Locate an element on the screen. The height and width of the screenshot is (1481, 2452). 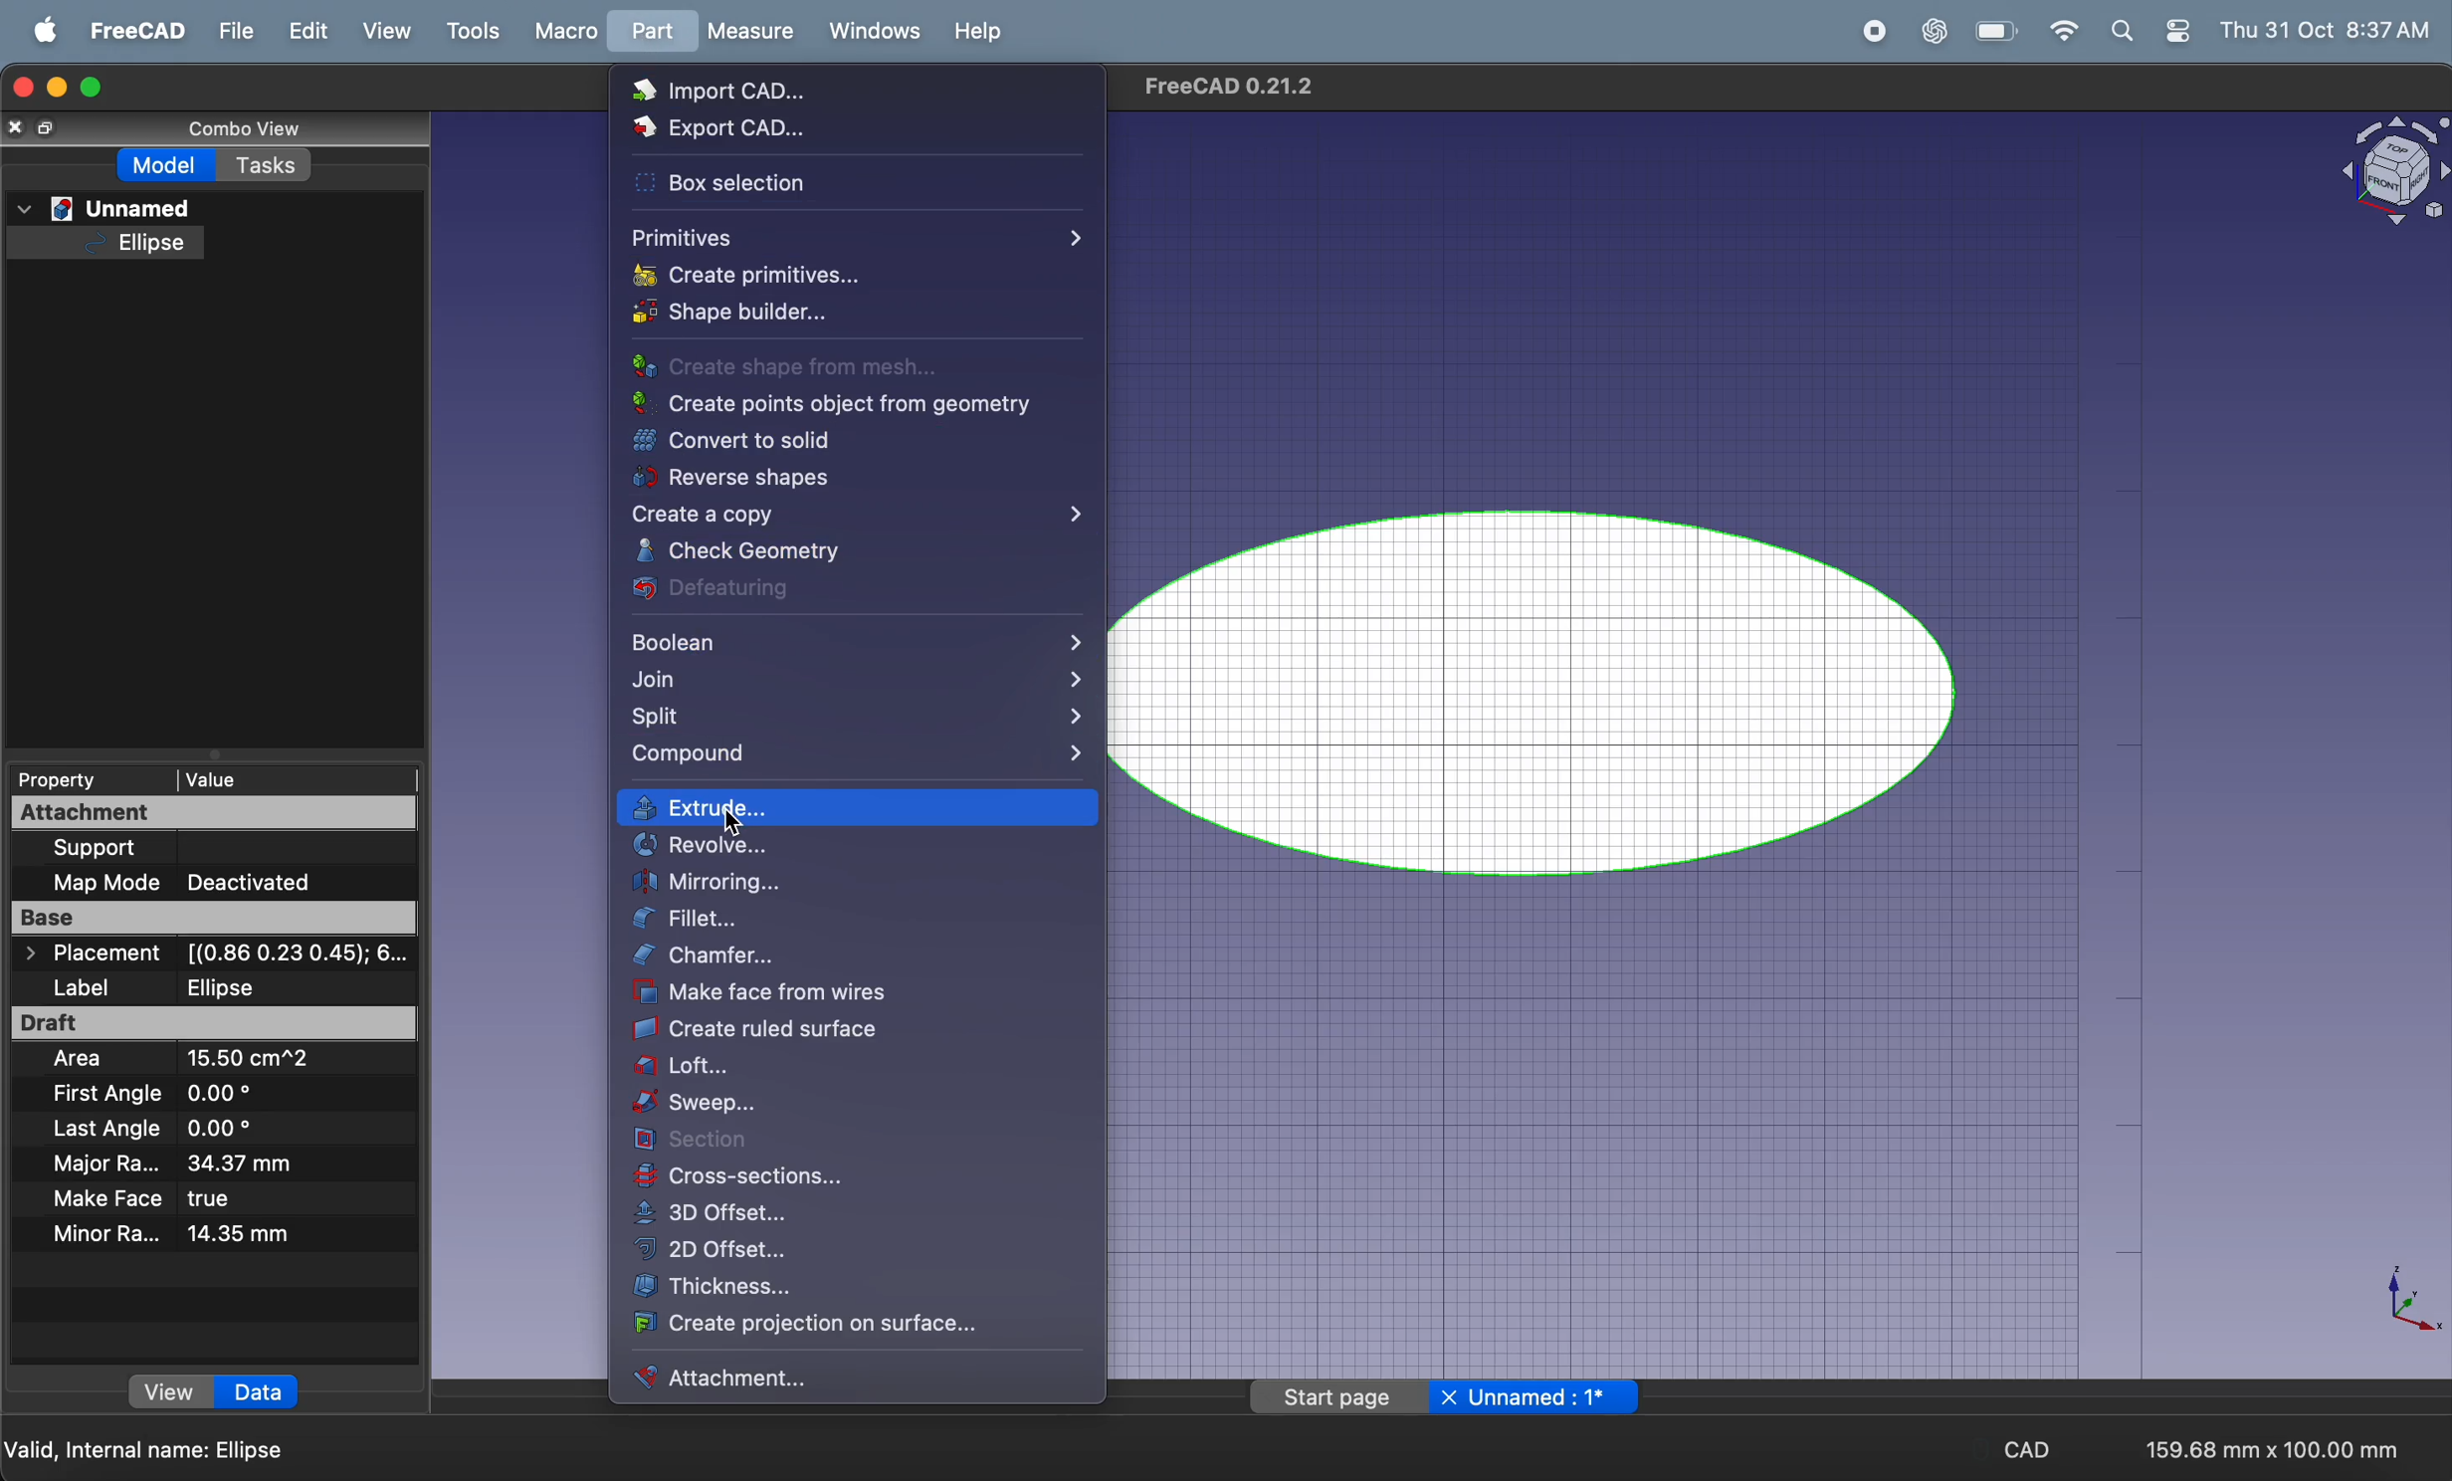
deactivated is located at coordinates (282, 885).